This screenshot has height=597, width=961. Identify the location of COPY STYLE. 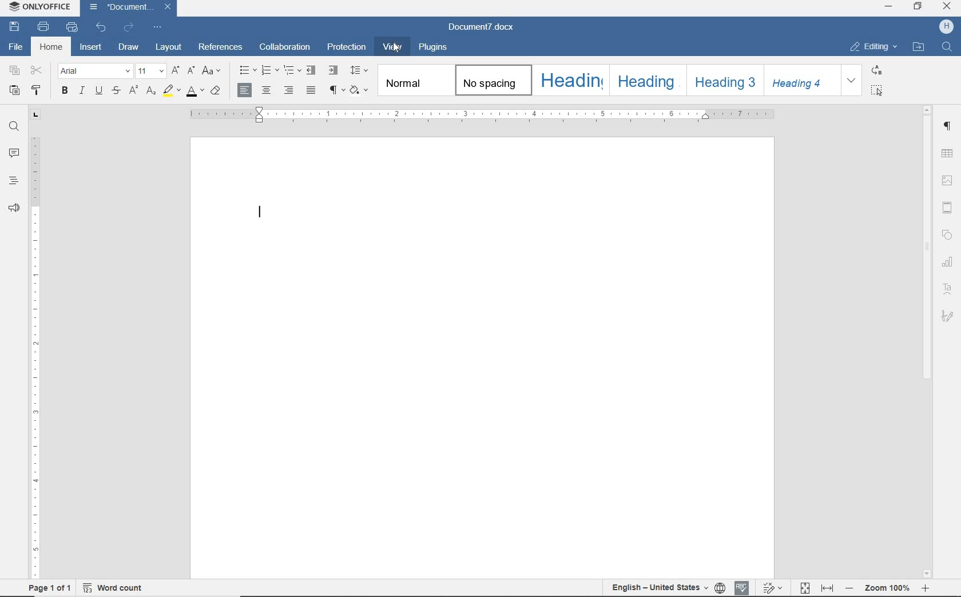
(37, 91).